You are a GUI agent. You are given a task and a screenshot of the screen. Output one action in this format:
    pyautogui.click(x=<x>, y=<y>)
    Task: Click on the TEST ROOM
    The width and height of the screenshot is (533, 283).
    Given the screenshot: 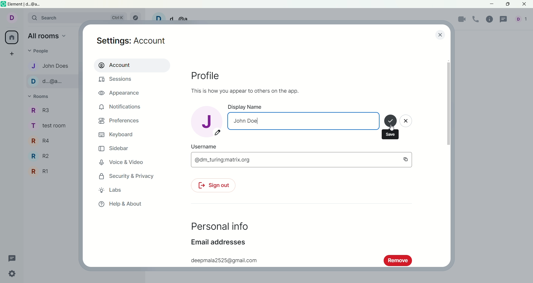 What is the action you would take?
    pyautogui.click(x=51, y=127)
    